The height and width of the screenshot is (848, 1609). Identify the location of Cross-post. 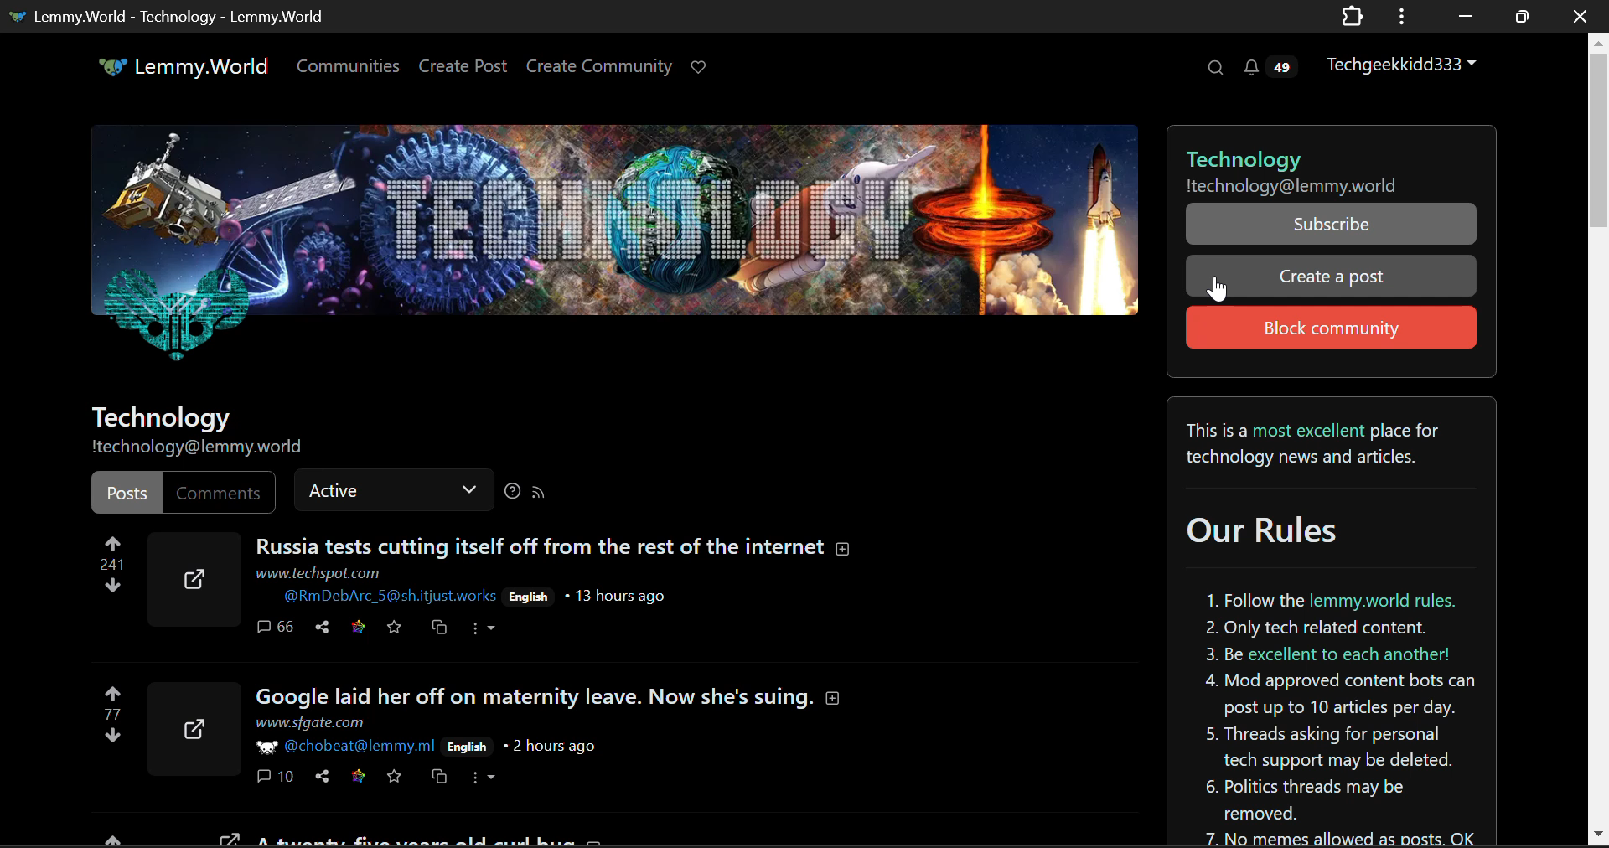
(437, 778).